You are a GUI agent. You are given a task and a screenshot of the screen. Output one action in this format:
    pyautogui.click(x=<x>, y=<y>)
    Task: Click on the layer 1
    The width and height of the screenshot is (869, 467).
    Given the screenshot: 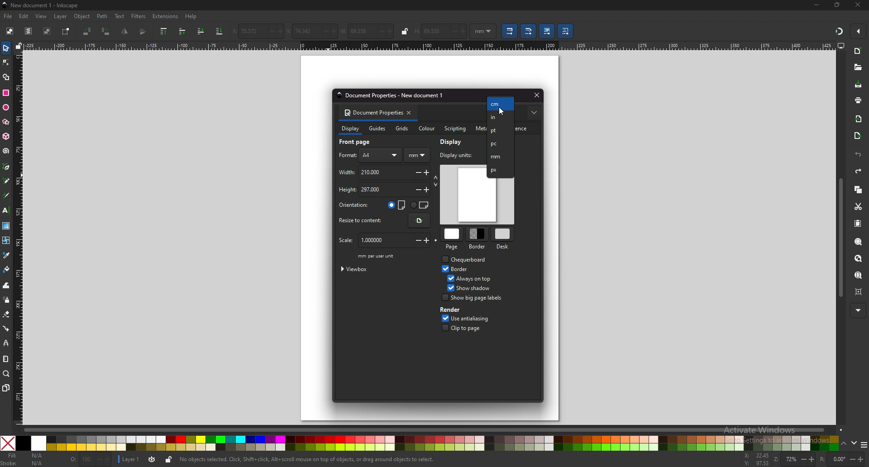 What is the action you would take?
    pyautogui.click(x=129, y=460)
    